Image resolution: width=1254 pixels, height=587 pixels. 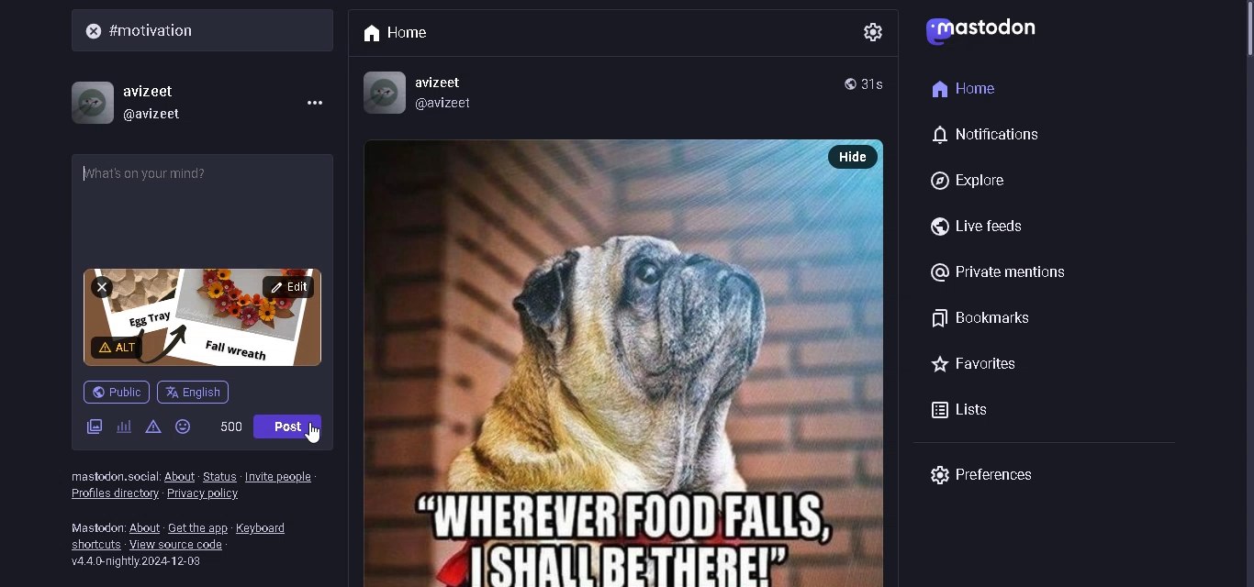 I want to click on version, so click(x=140, y=562).